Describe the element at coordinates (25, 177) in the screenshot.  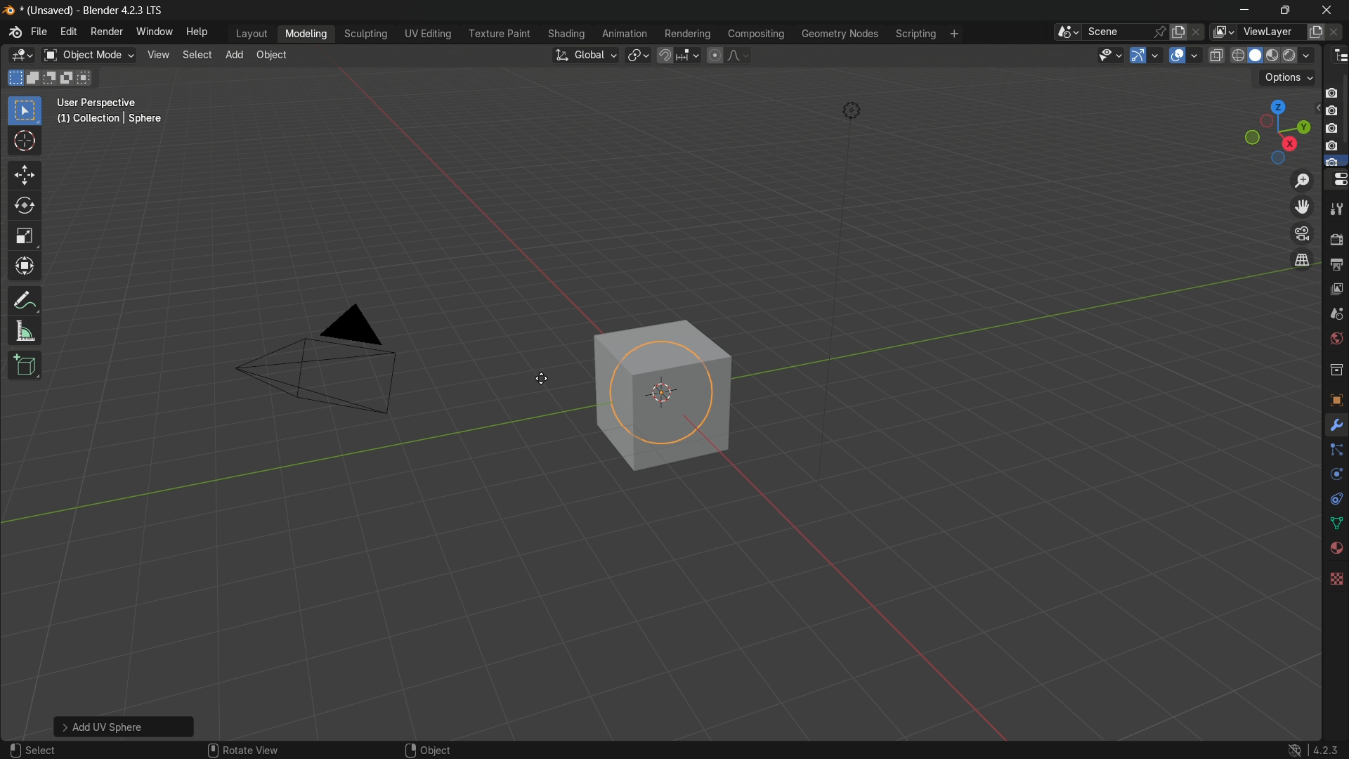
I see `move` at that location.